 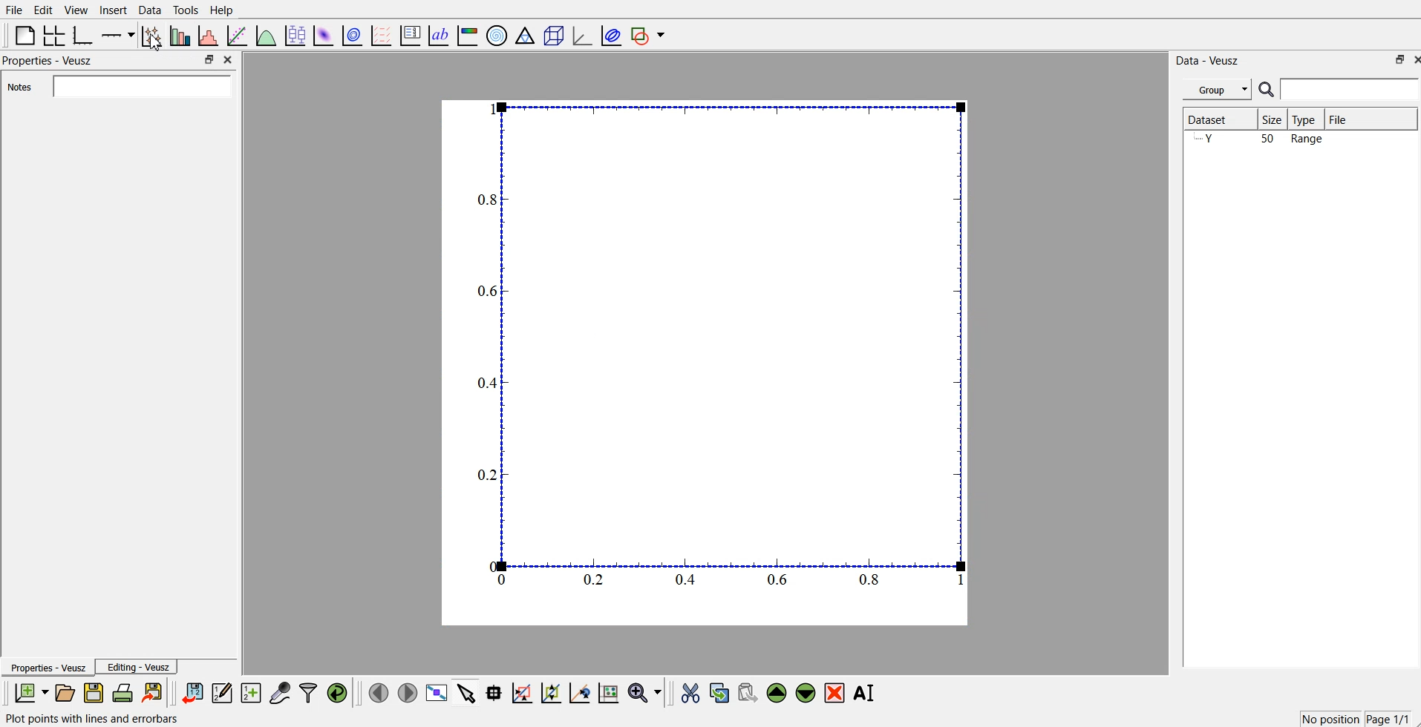 I want to click on rename the selected widgets, so click(x=865, y=693).